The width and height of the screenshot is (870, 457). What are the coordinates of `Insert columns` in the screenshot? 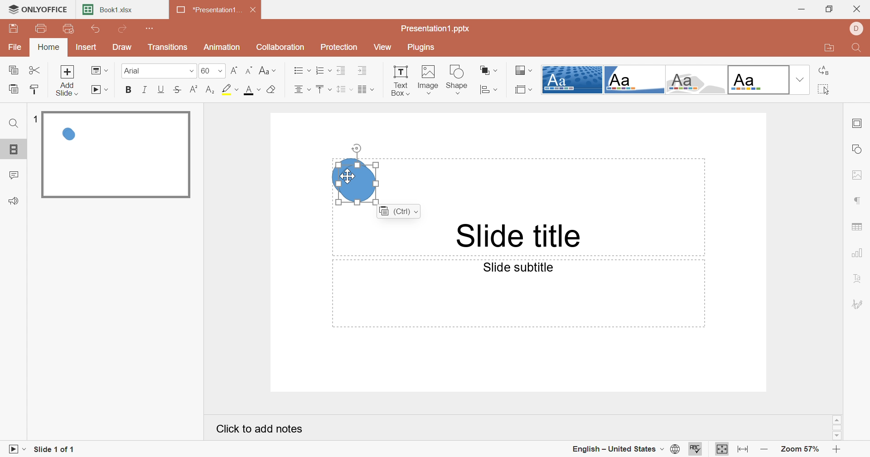 It's located at (366, 90).